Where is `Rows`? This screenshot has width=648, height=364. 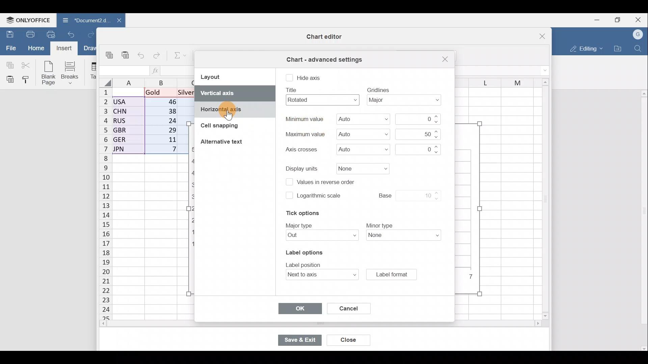 Rows is located at coordinates (101, 204).